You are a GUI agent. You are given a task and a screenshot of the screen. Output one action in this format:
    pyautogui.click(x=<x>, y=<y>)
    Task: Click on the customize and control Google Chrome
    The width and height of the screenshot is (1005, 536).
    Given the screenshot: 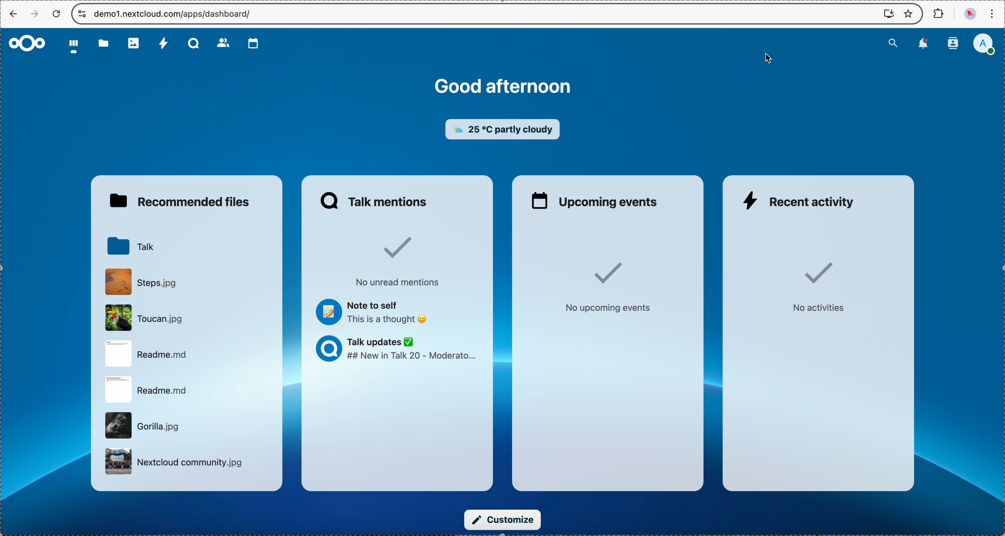 What is the action you would take?
    pyautogui.click(x=994, y=12)
    